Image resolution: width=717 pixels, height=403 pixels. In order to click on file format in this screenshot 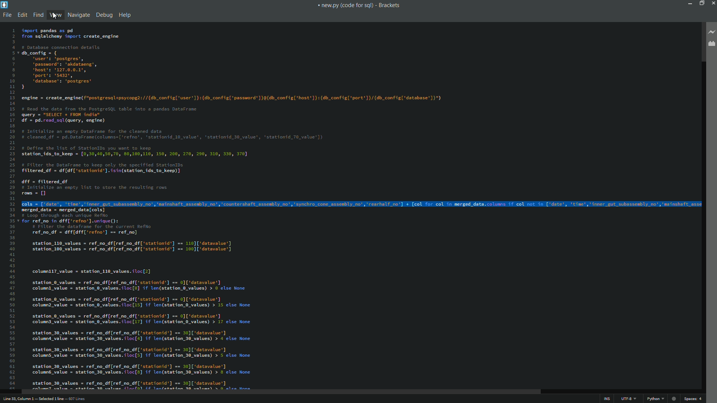, I will do `click(654, 399)`.